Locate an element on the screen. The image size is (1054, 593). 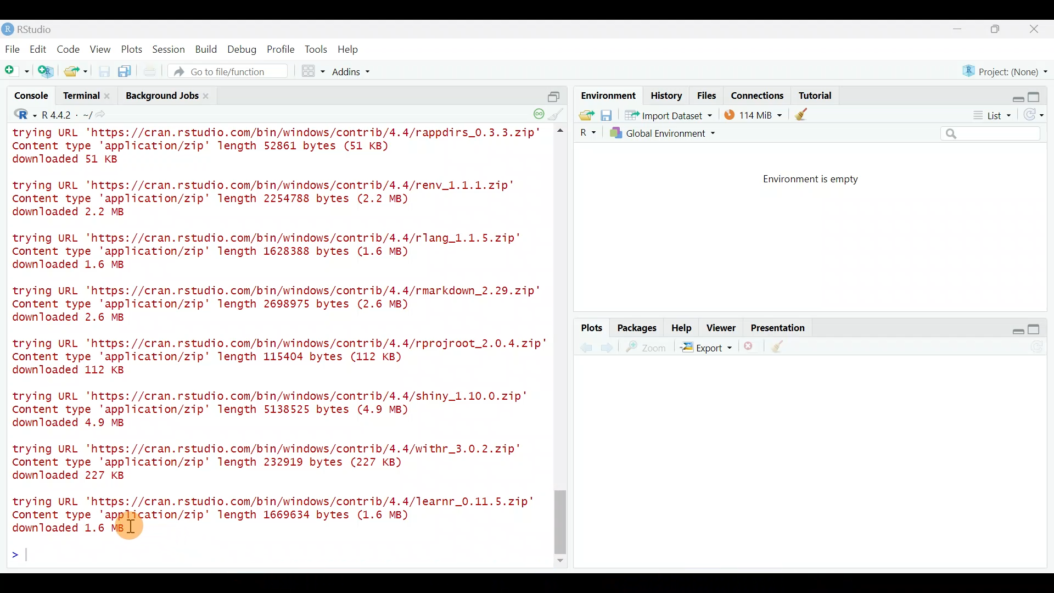
clear objects from the workspace is located at coordinates (803, 114).